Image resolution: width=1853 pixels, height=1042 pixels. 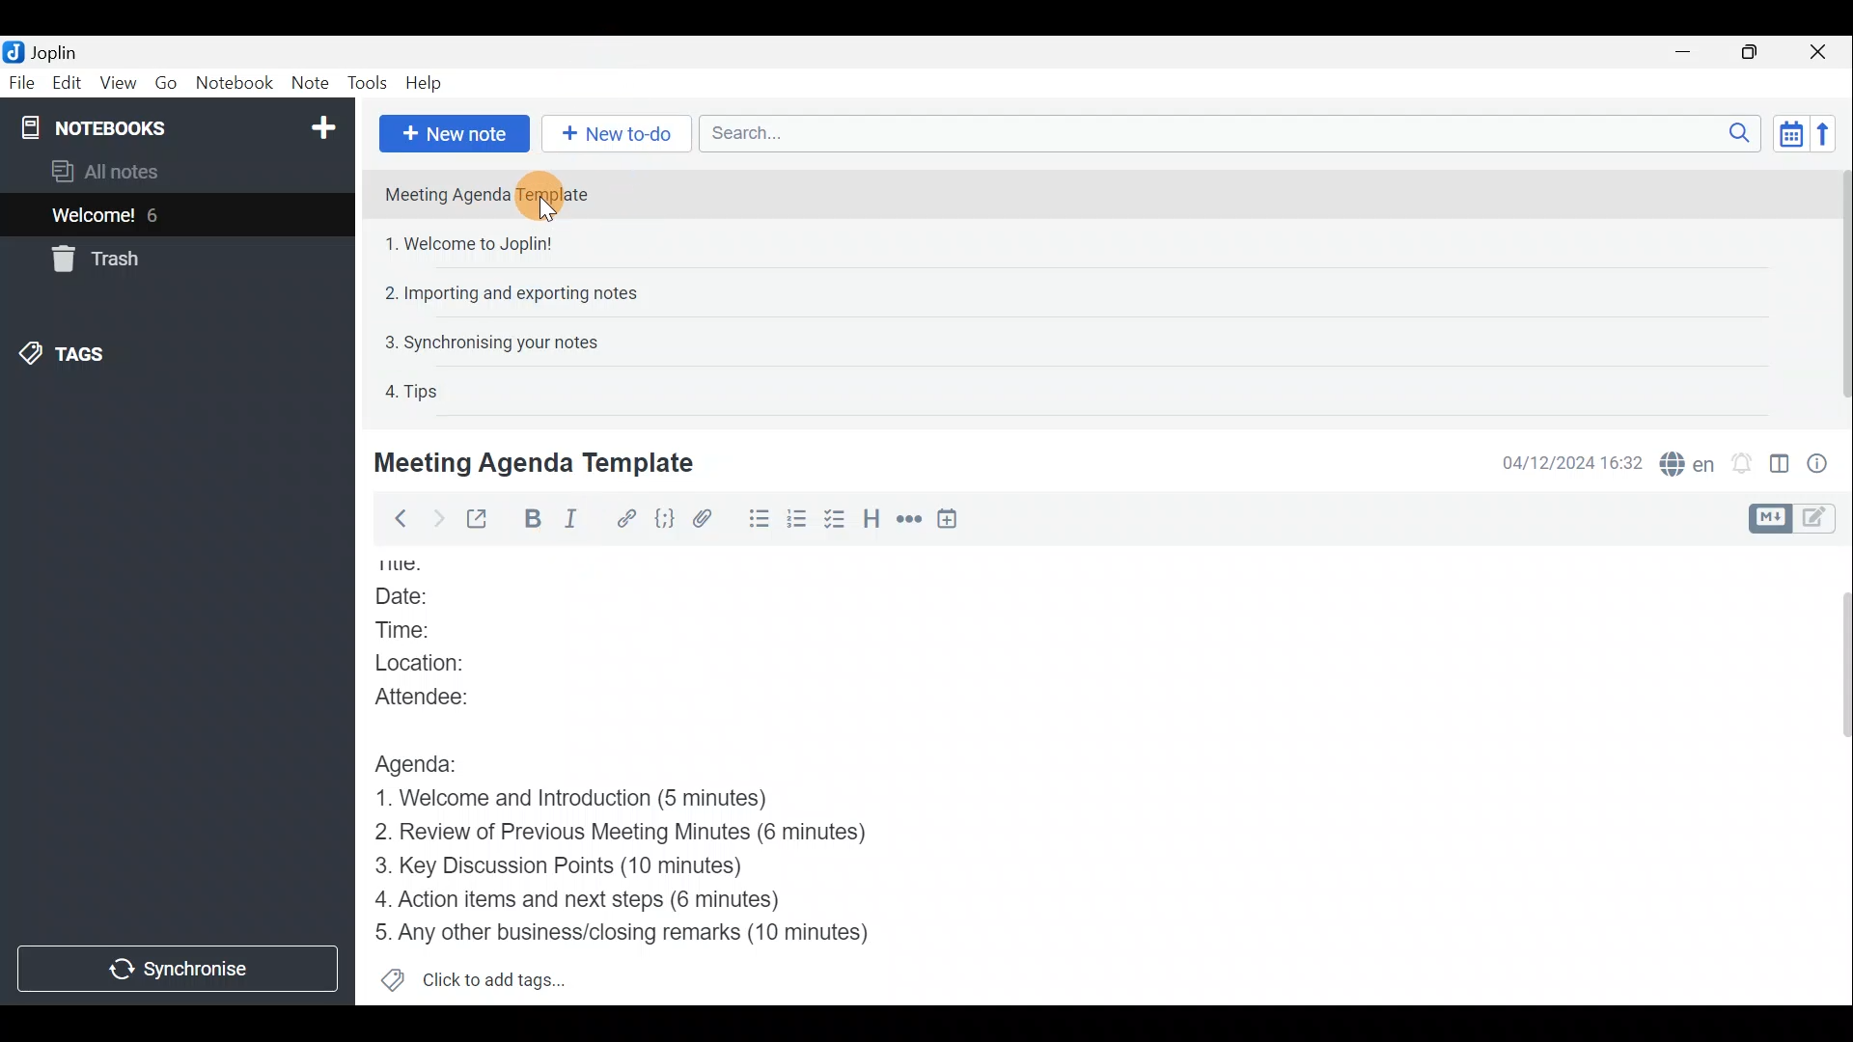 I want to click on Search bar, so click(x=1225, y=132).